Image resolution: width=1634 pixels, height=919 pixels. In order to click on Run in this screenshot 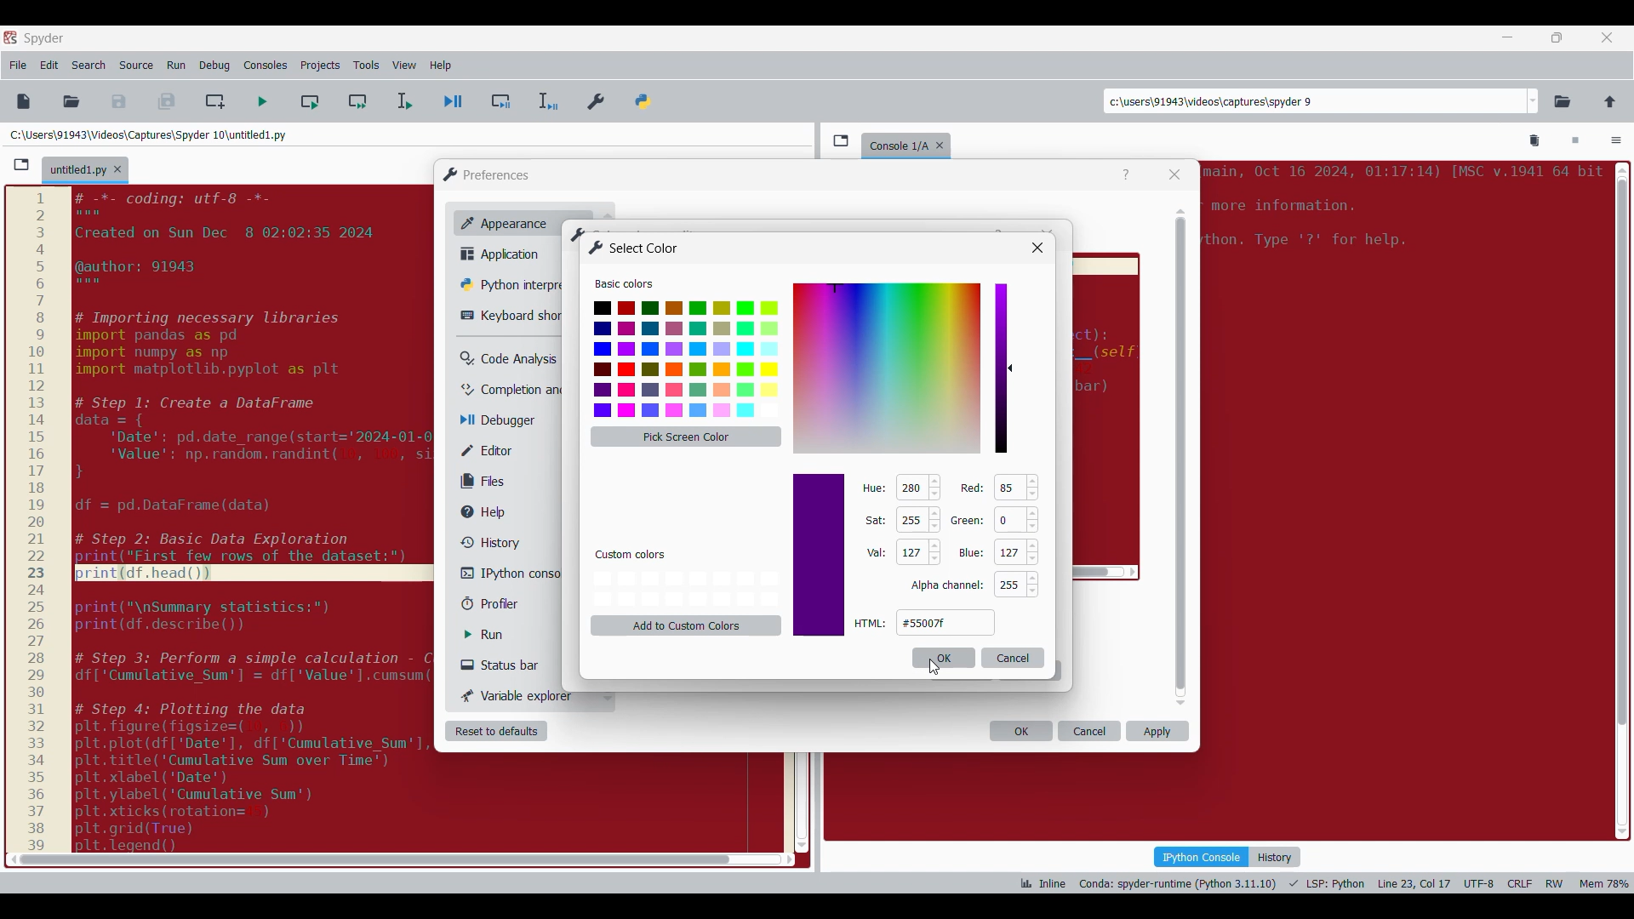, I will do `click(496, 635)`.